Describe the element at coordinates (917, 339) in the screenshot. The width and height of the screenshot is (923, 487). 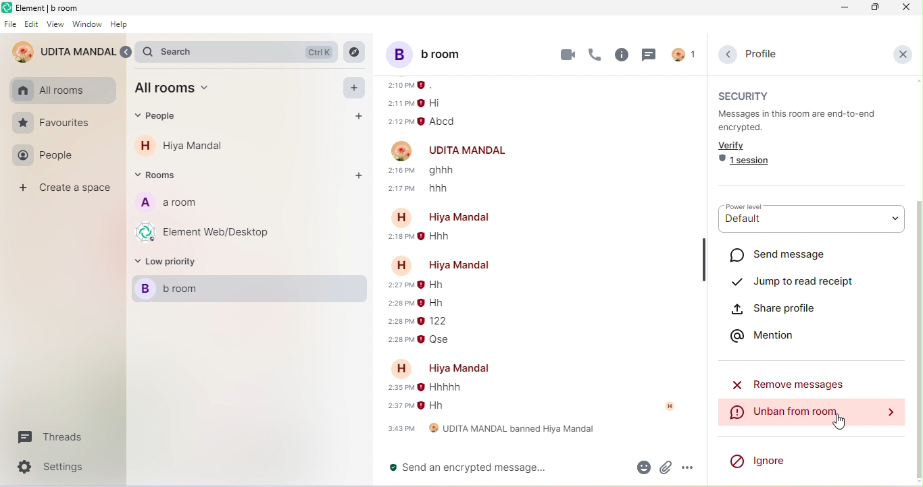
I see `scroll down` at that location.